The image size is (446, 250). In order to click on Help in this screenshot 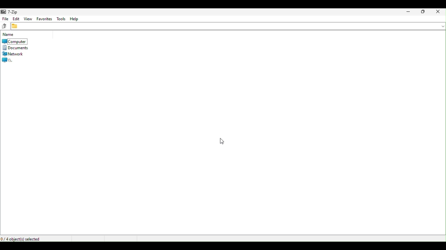, I will do `click(78, 18)`.